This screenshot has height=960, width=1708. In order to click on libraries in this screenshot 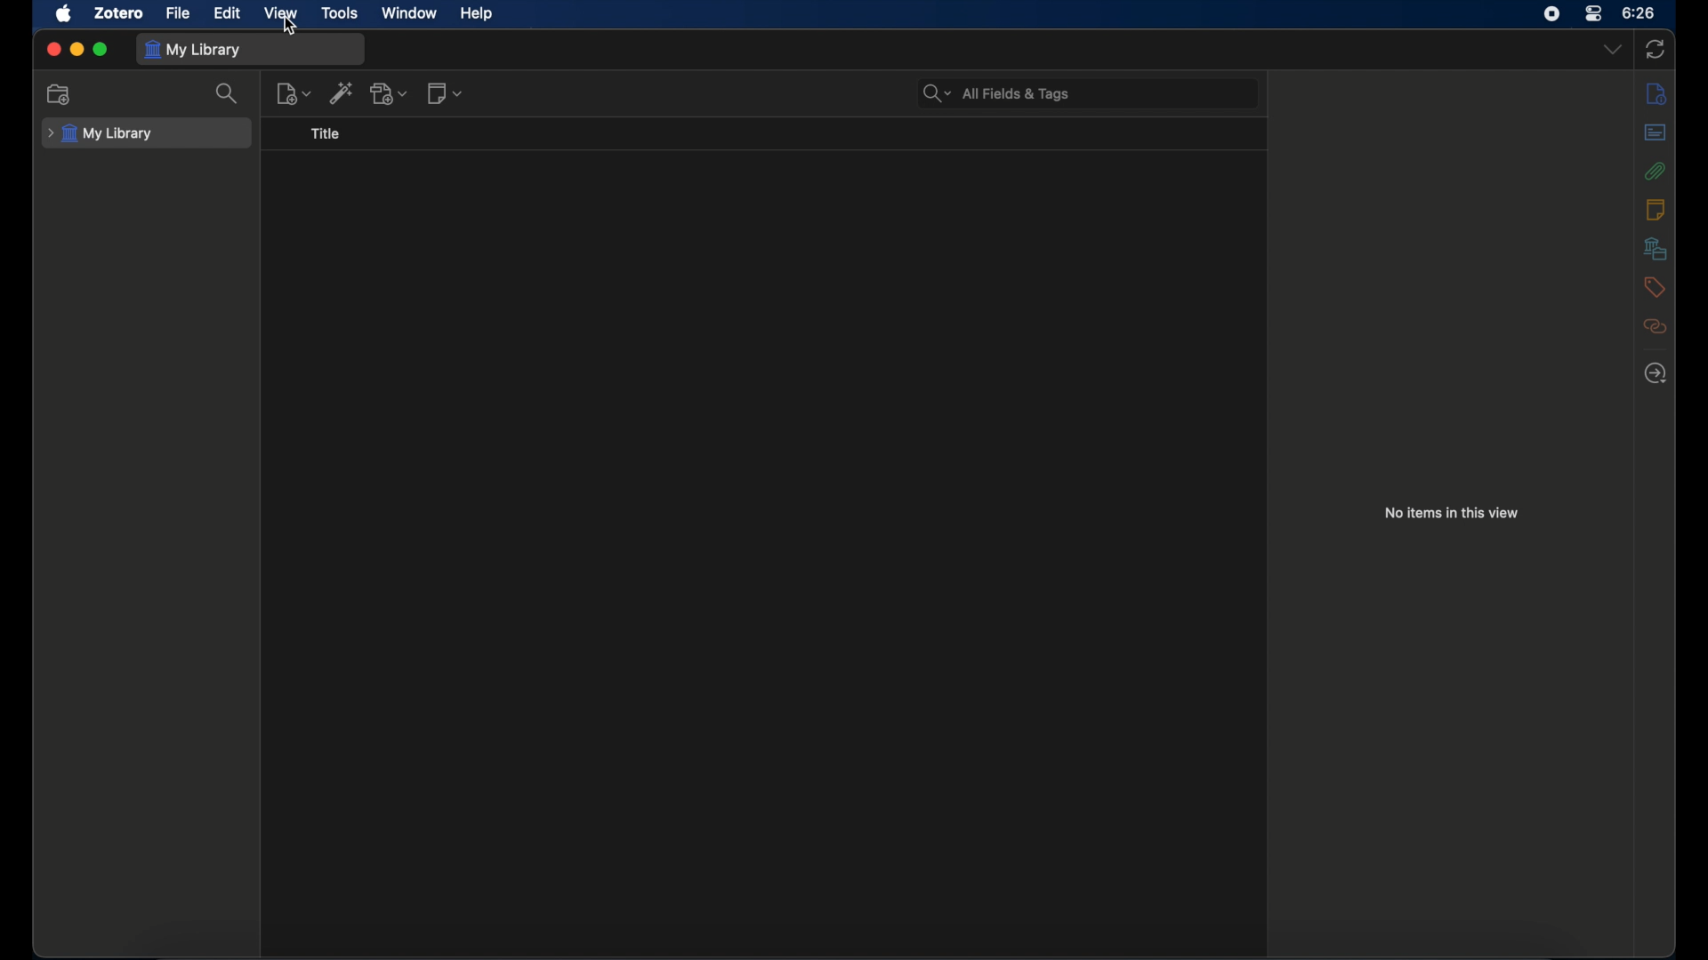, I will do `click(1655, 248)`.